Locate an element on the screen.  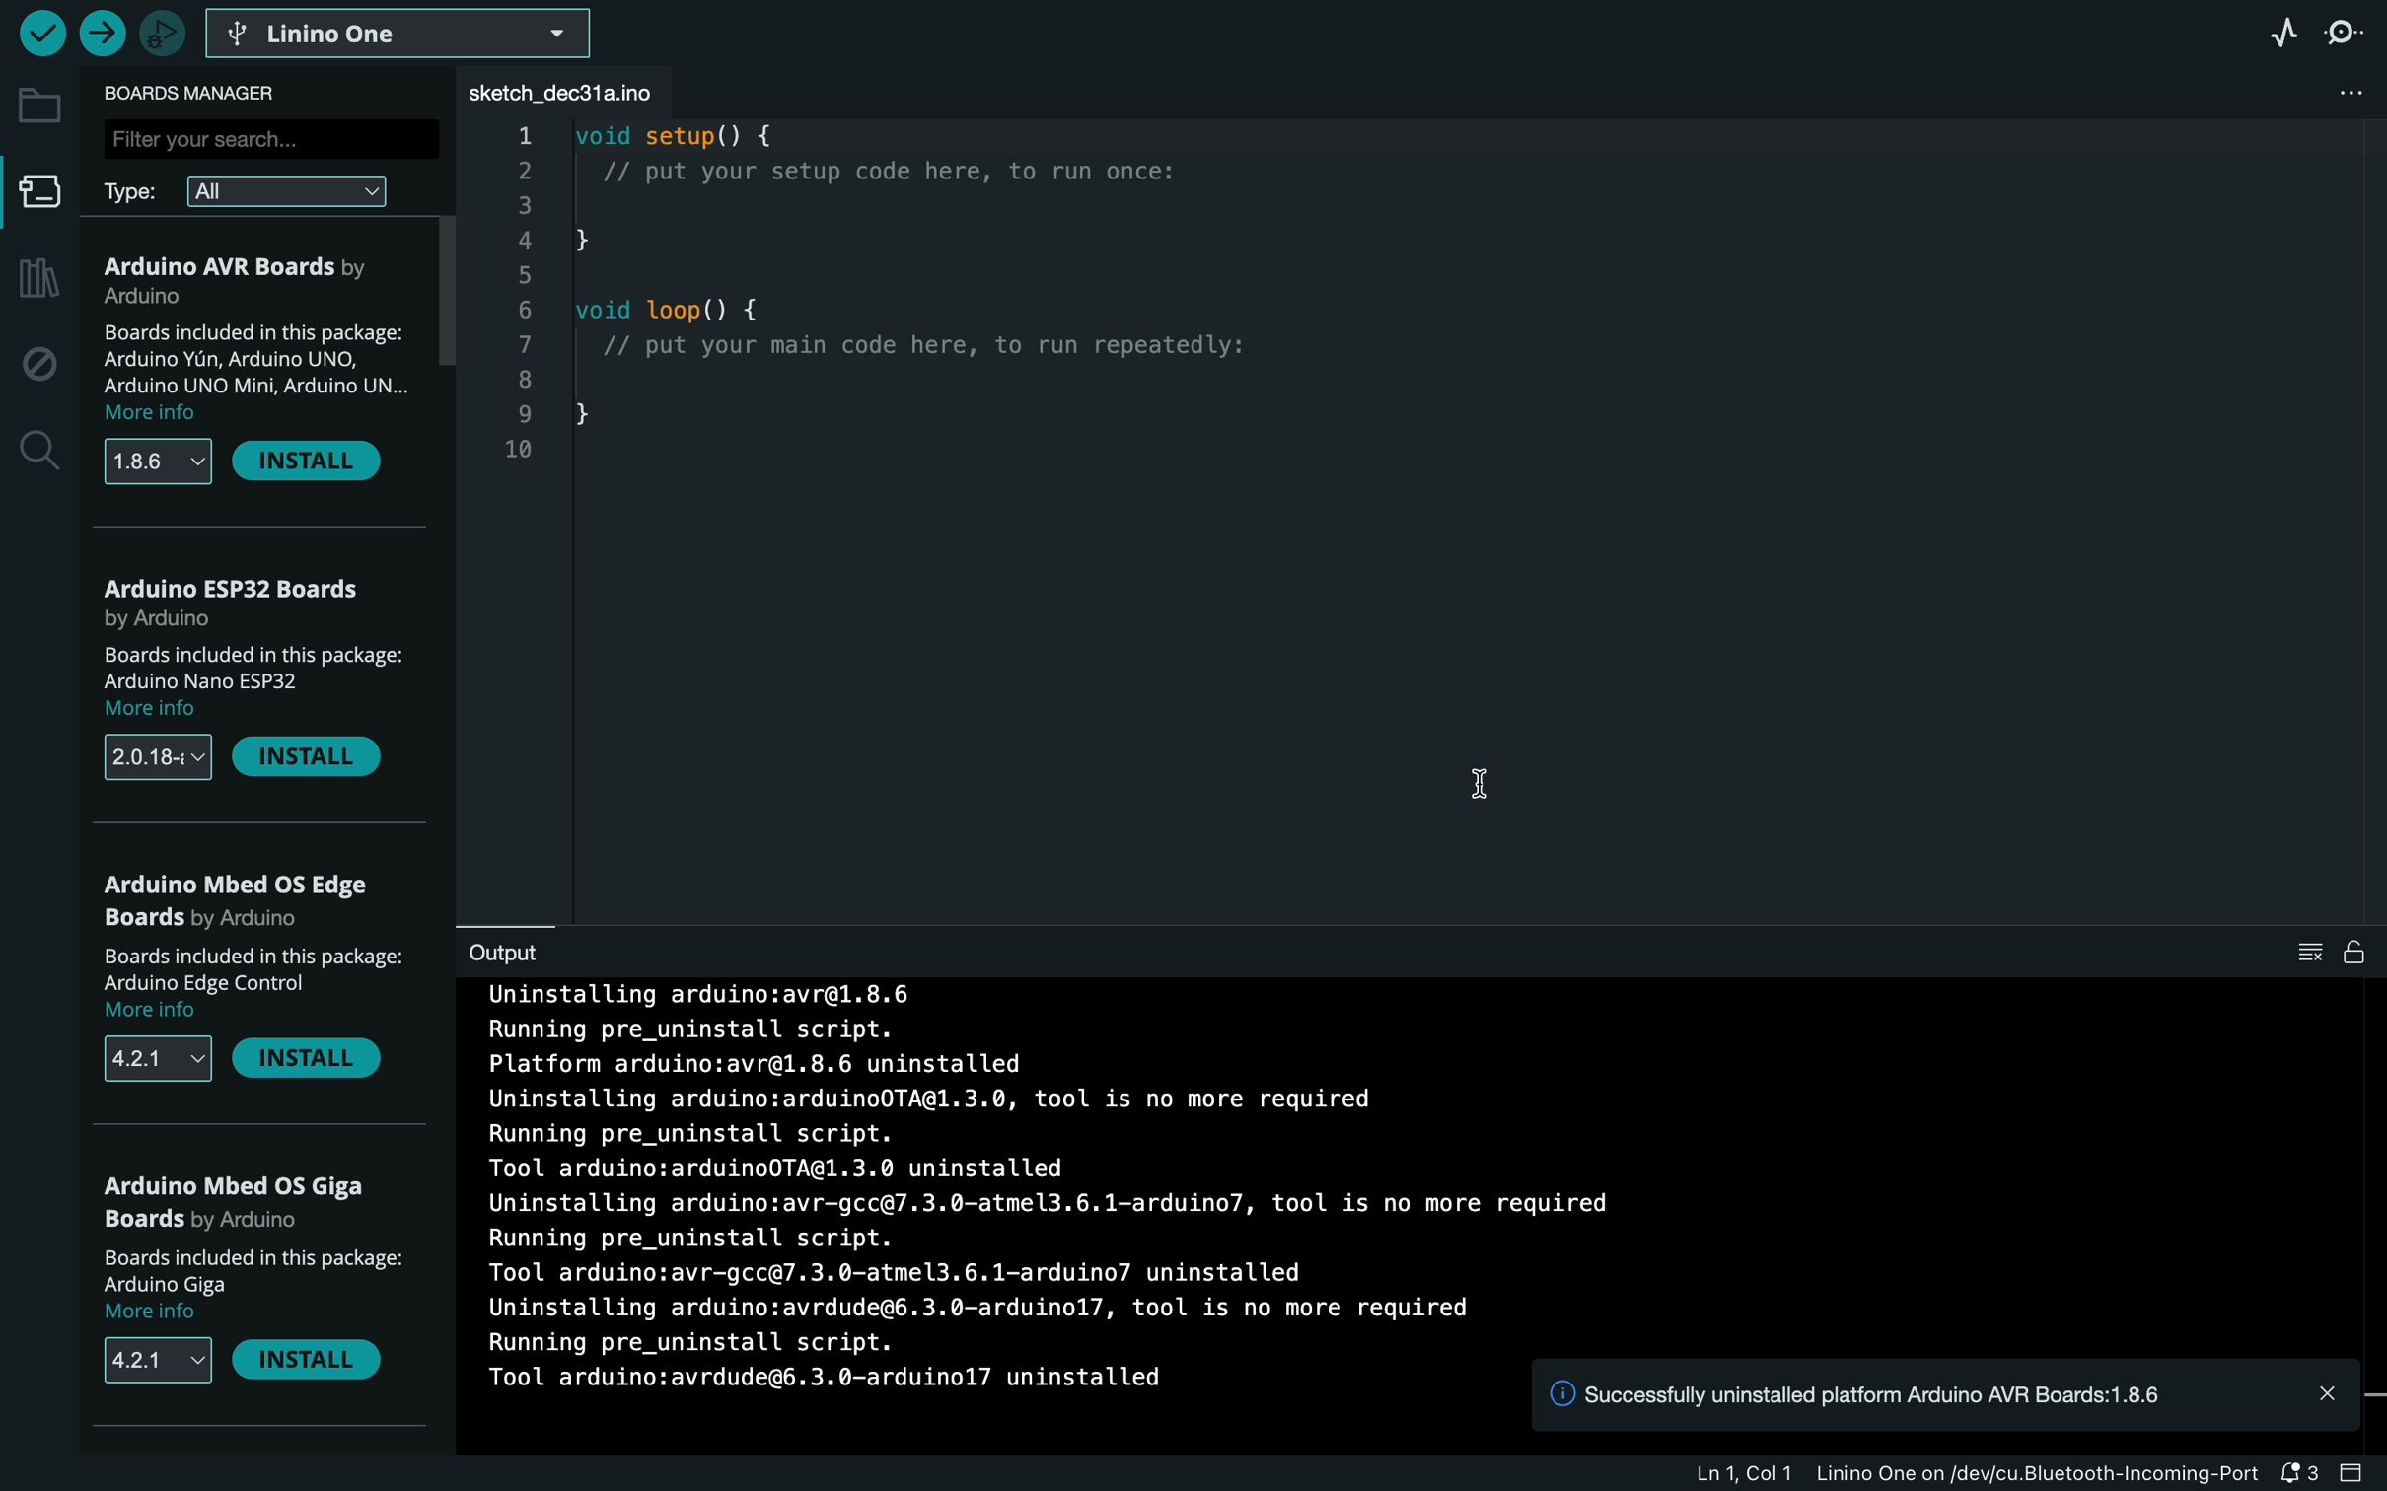
description is located at coordinates (254, 1273).